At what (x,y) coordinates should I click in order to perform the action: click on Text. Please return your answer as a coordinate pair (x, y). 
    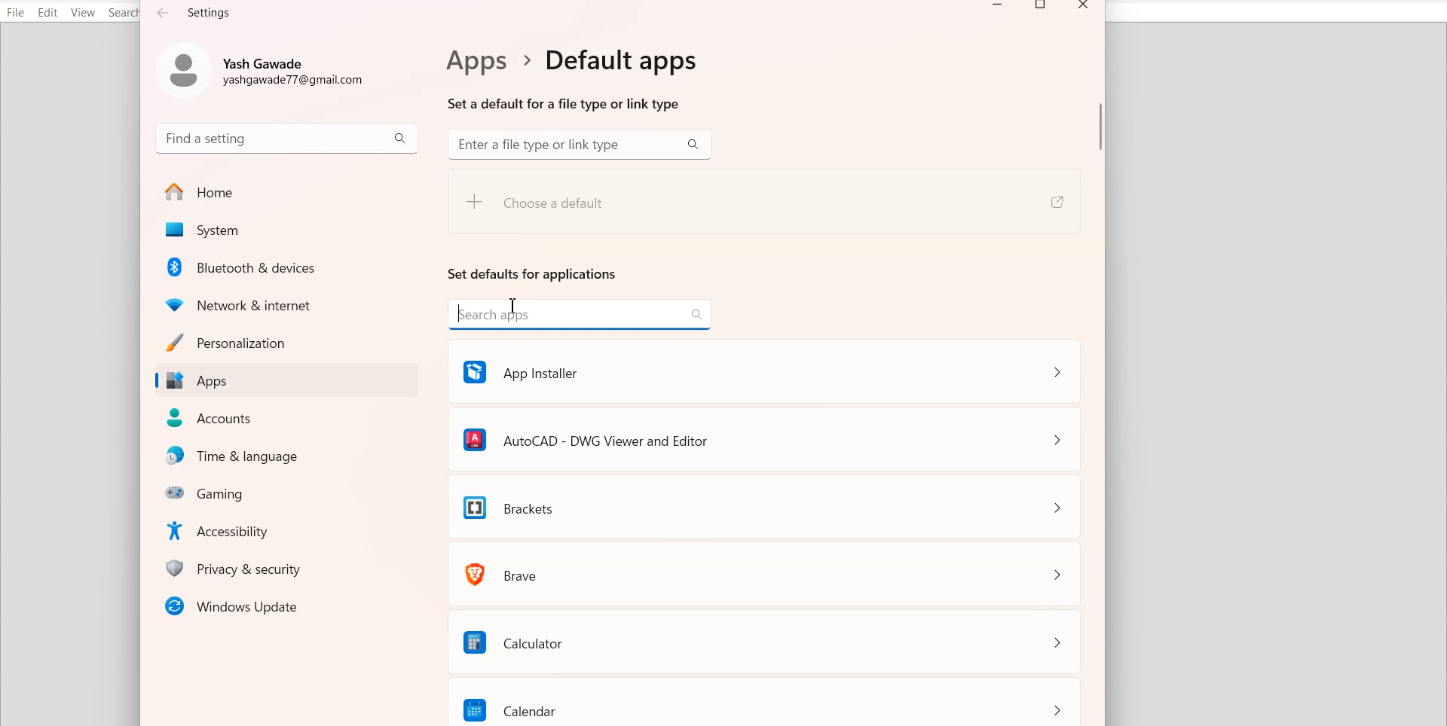
    Looking at the image, I should click on (568, 78).